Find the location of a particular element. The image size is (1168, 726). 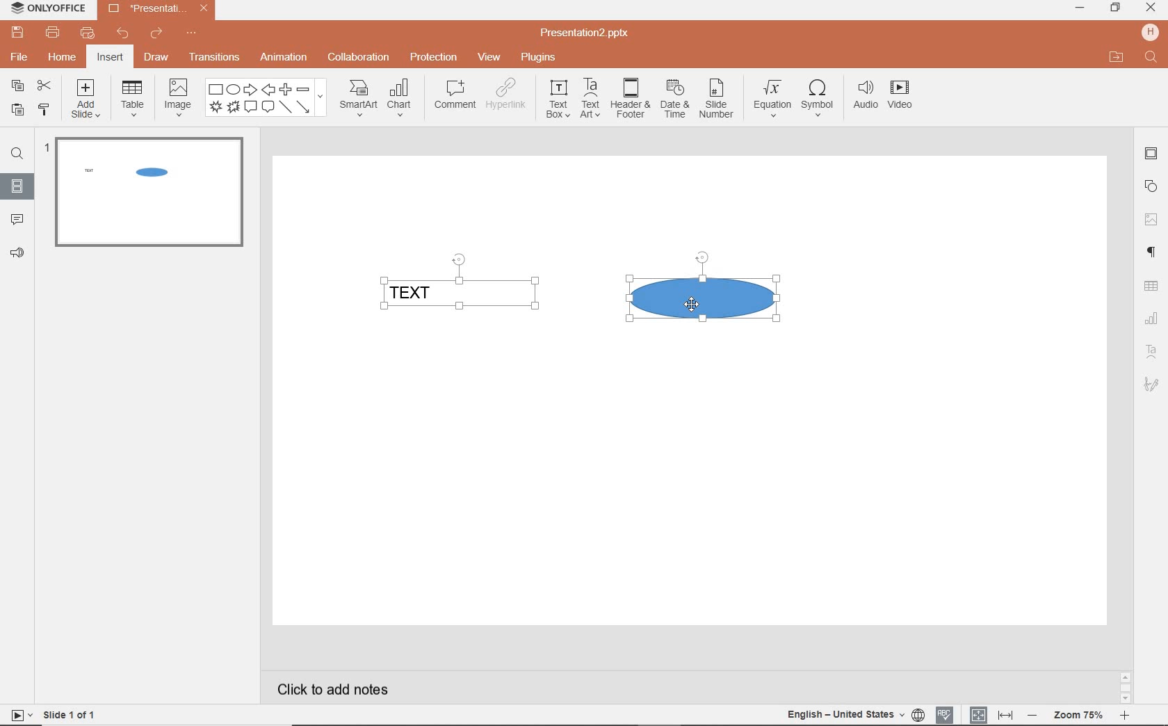

plugins is located at coordinates (537, 58).